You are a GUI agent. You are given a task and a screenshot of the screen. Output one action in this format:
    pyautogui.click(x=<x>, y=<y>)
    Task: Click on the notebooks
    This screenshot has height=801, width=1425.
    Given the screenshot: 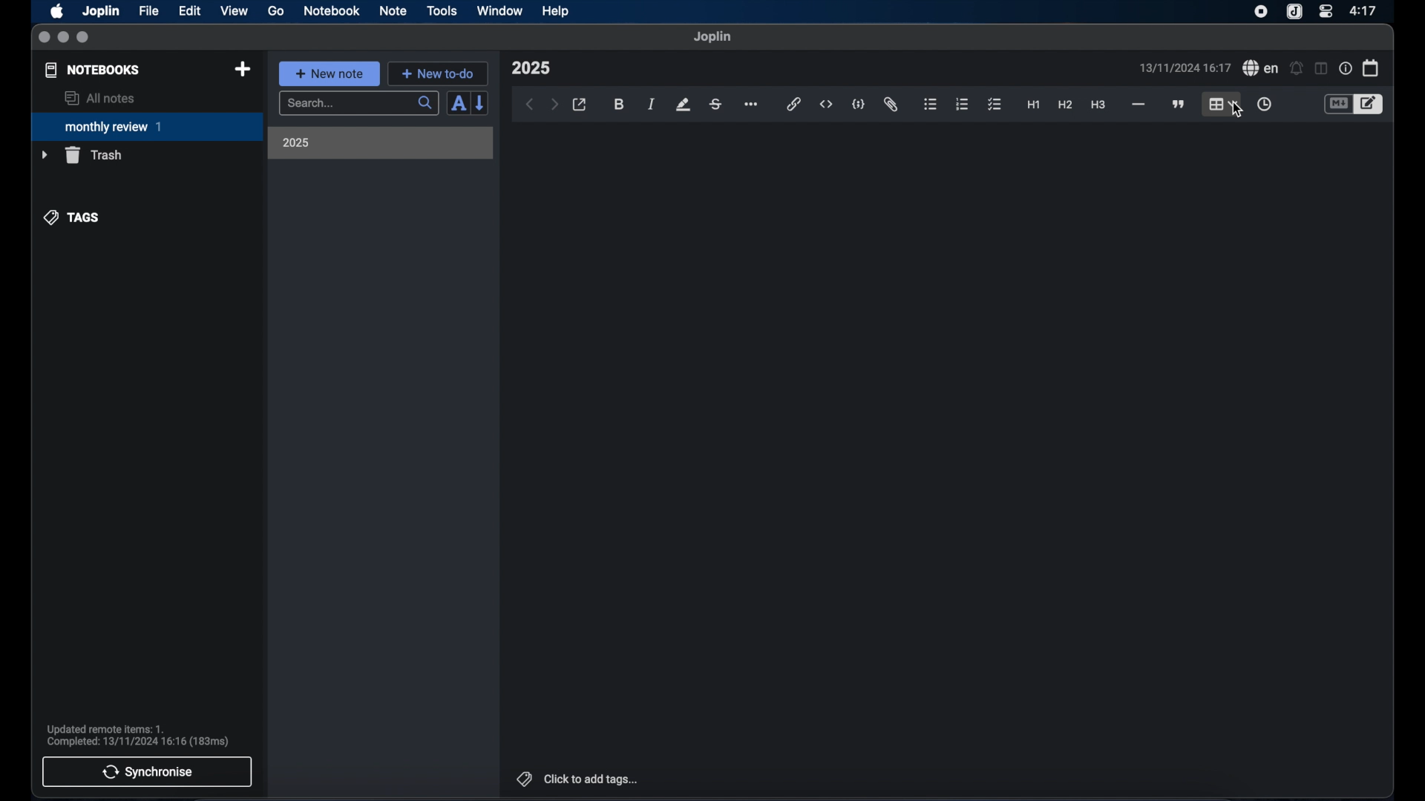 What is the action you would take?
    pyautogui.click(x=93, y=70)
    